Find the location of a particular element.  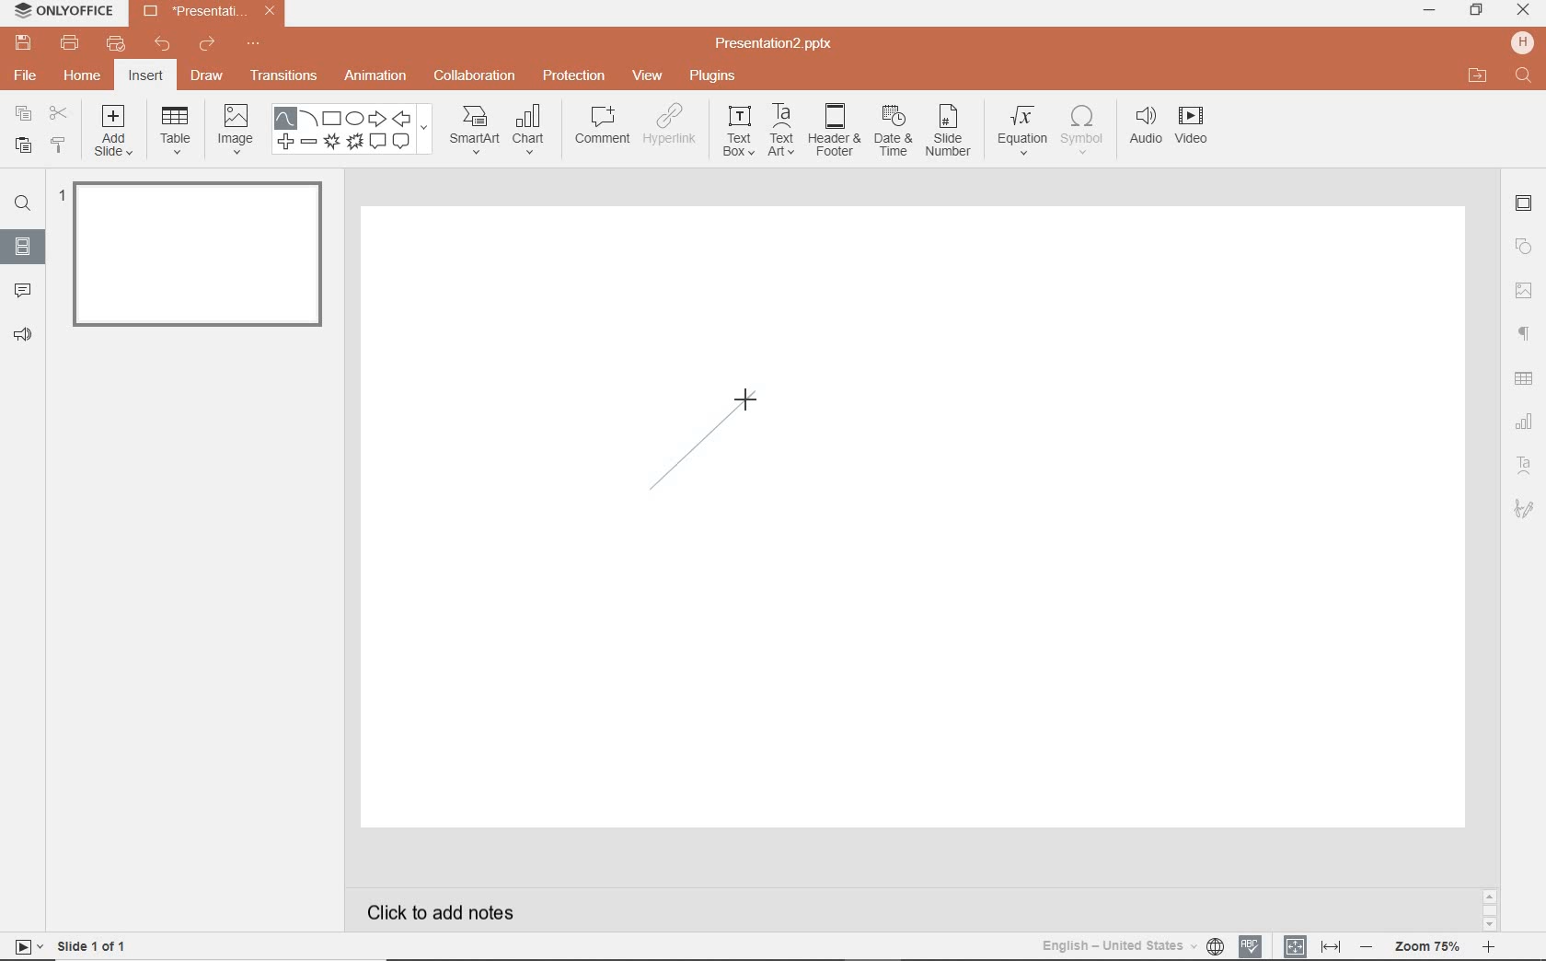

table settings is located at coordinates (1526, 376).